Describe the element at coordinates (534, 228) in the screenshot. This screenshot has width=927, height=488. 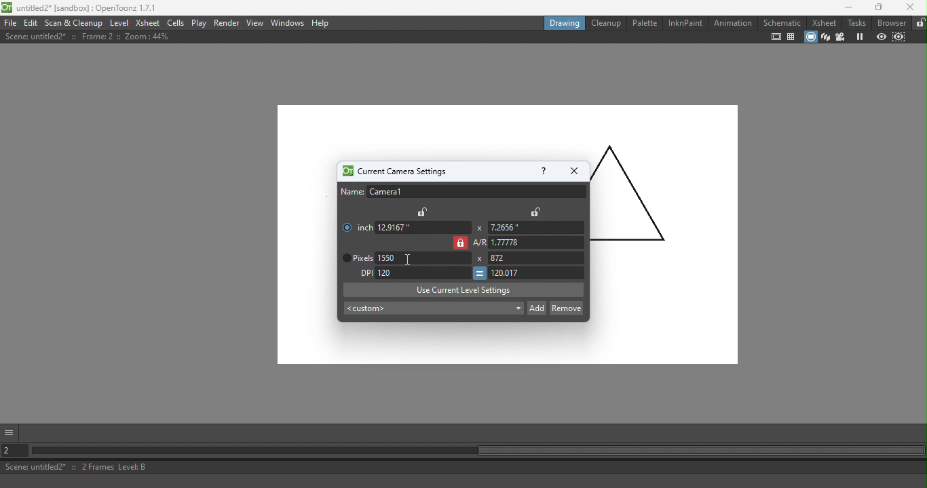
I see `Enter dimension` at that location.